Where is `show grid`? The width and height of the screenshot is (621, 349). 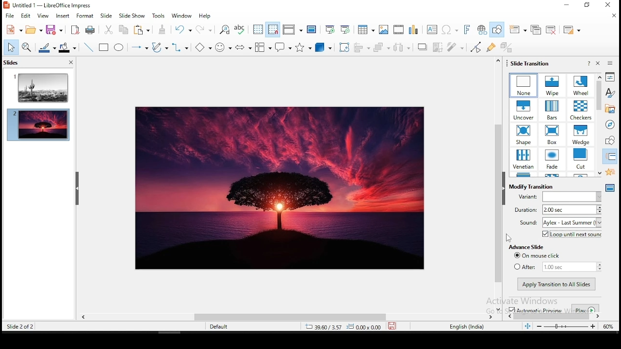 show grid is located at coordinates (258, 31).